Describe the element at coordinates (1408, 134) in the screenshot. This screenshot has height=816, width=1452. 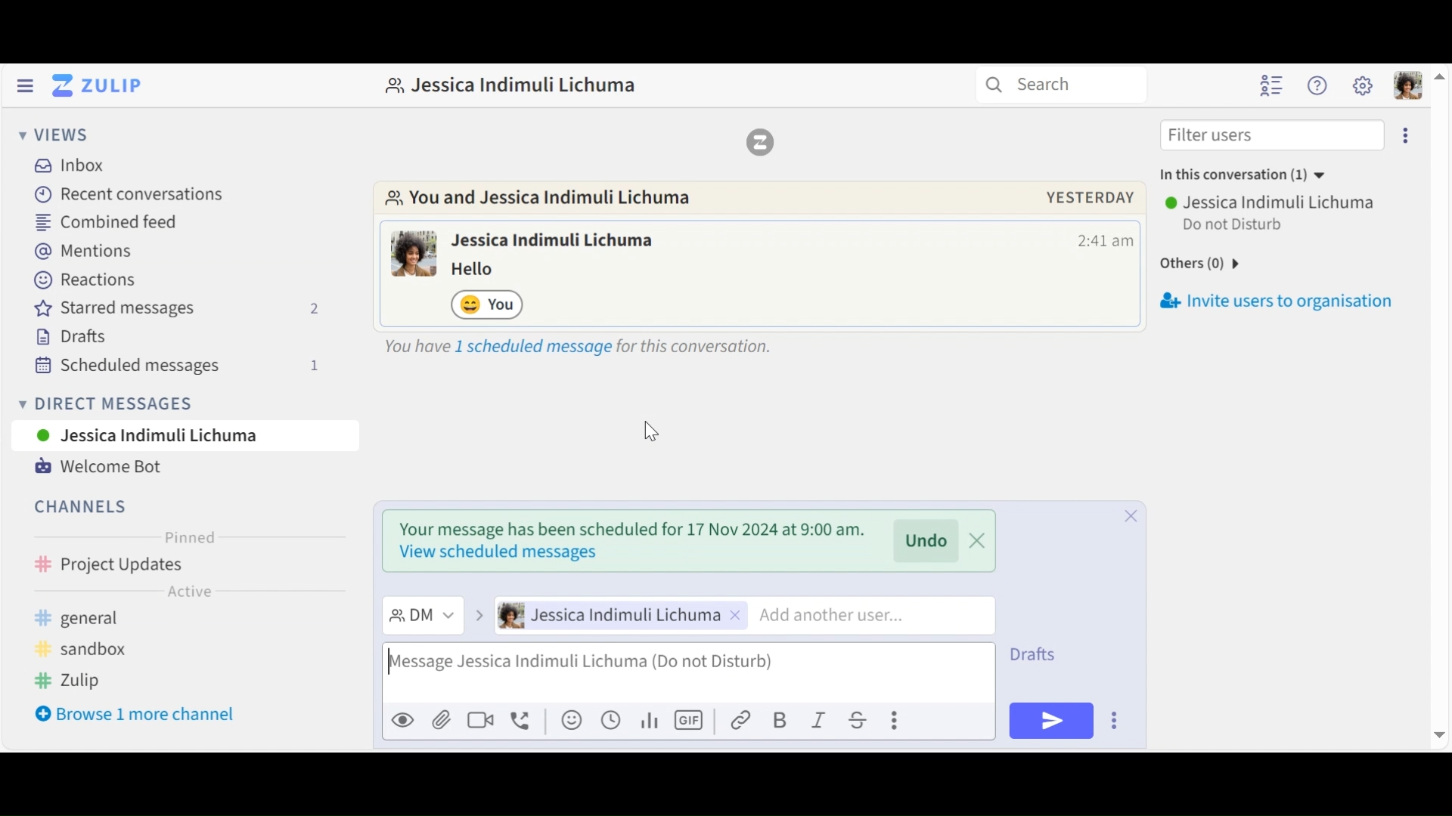
I see `eclipse` at that location.